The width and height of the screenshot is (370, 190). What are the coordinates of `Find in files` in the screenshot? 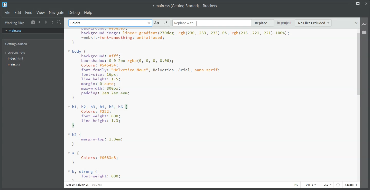 It's located at (60, 22).